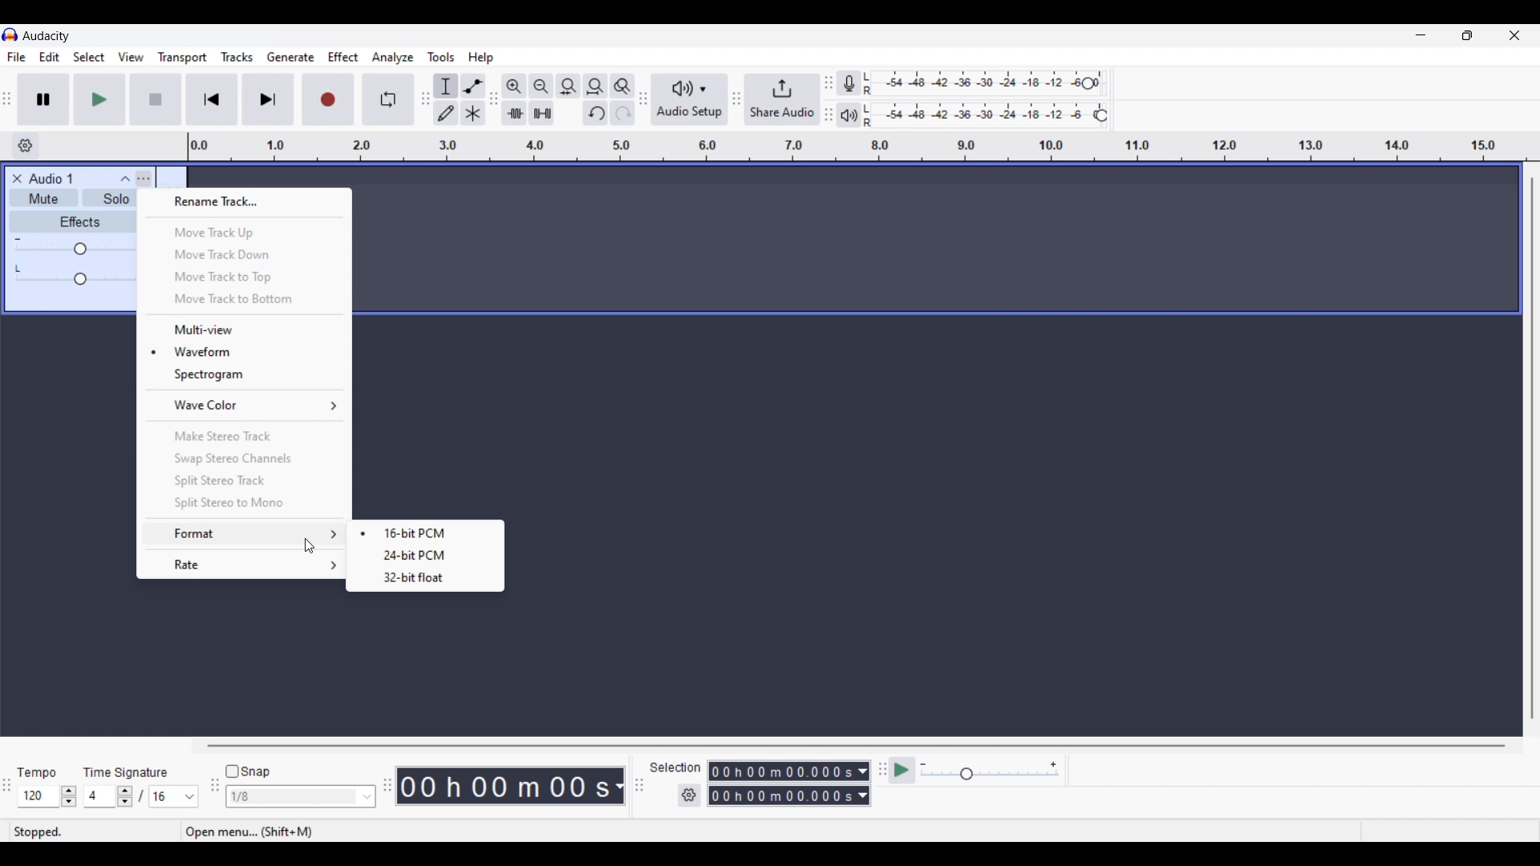 Image resolution: width=1540 pixels, height=866 pixels. I want to click on Generate menu, so click(290, 57).